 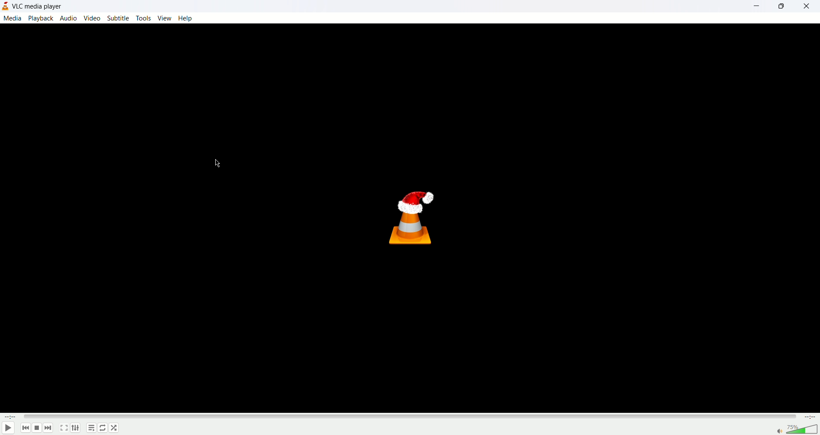 I want to click on cursor, so click(x=220, y=164).